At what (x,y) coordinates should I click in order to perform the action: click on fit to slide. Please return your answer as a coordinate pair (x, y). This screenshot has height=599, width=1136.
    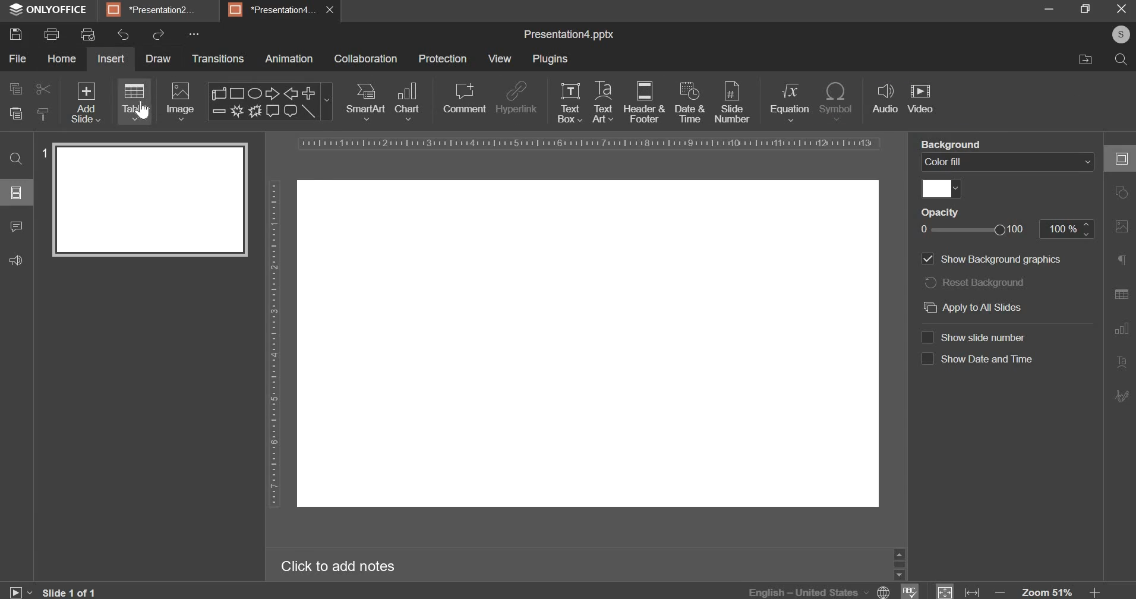
    Looking at the image, I should click on (945, 592).